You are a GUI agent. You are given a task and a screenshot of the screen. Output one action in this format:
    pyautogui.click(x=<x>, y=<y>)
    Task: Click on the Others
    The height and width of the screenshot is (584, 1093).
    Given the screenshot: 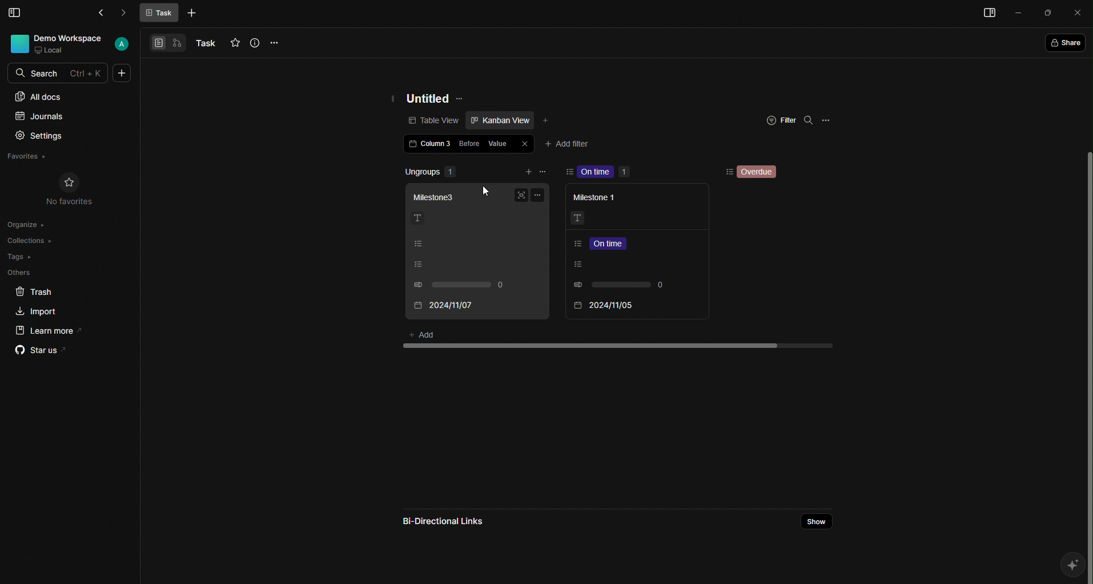 What is the action you would take?
    pyautogui.click(x=19, y=274)
    